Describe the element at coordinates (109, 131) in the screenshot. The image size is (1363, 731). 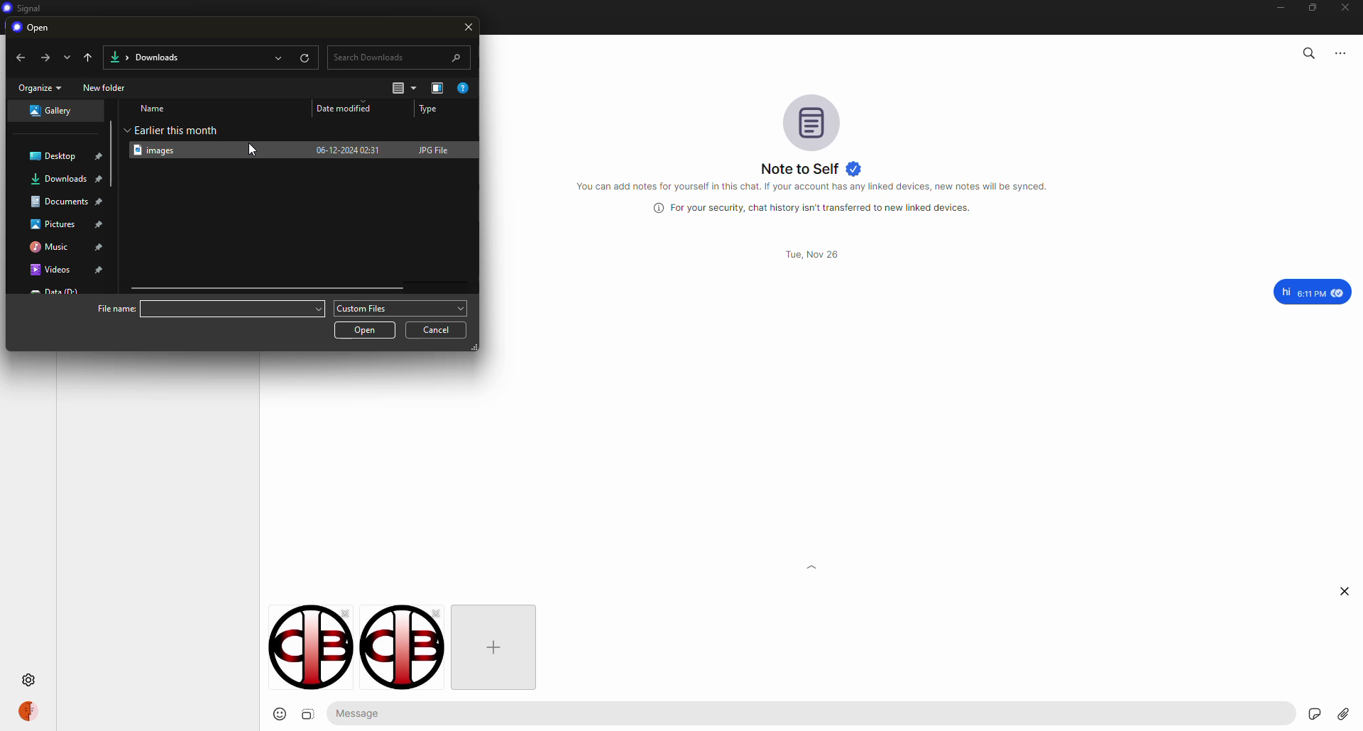
I see `scroll bar` at that location.